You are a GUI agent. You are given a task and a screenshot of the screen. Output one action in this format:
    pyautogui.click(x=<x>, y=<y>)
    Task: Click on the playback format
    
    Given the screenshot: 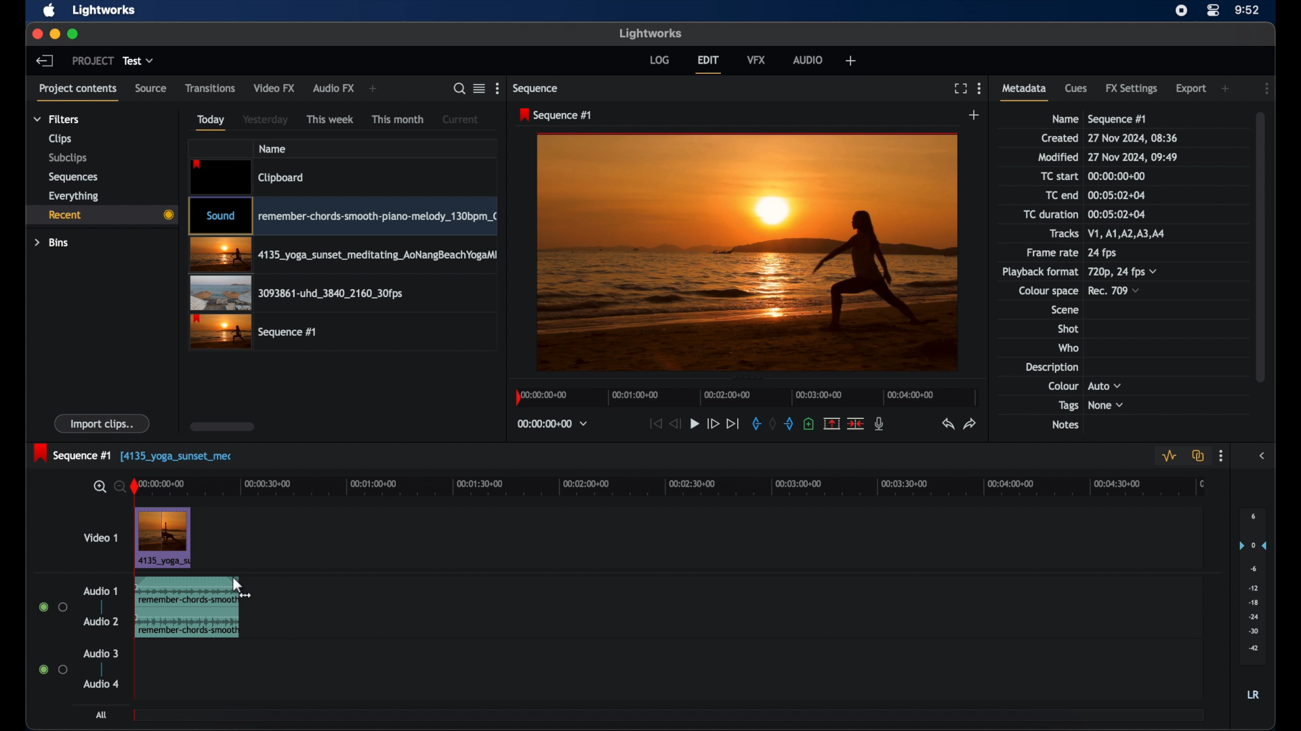 What is the action you would take?
    pyautogui.click(x=1039, y=271)
    